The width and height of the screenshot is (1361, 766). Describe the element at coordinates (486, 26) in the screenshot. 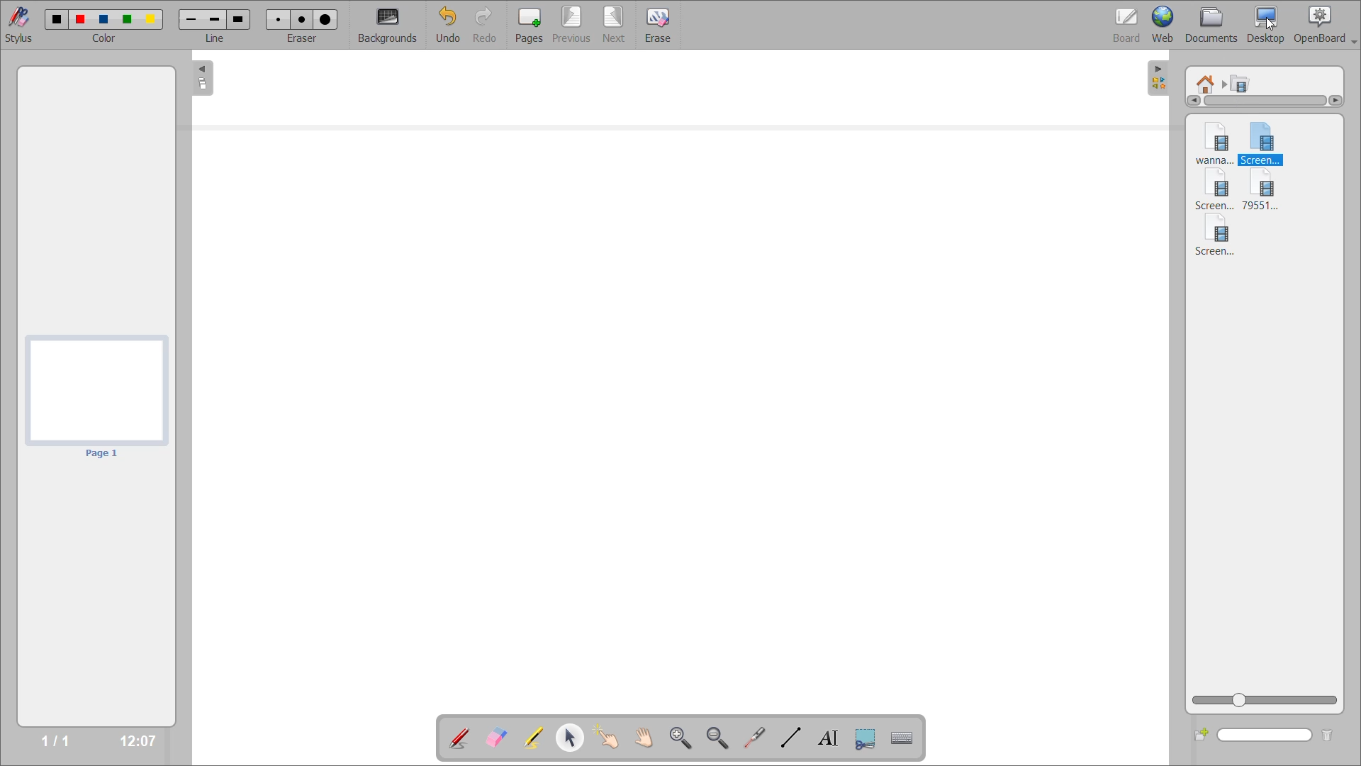

I see `redo` at that location.